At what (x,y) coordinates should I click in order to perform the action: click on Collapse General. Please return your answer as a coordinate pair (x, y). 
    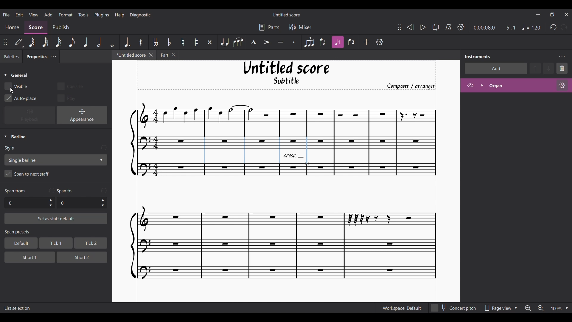
    Looking at the image, I should click on (16, 75).